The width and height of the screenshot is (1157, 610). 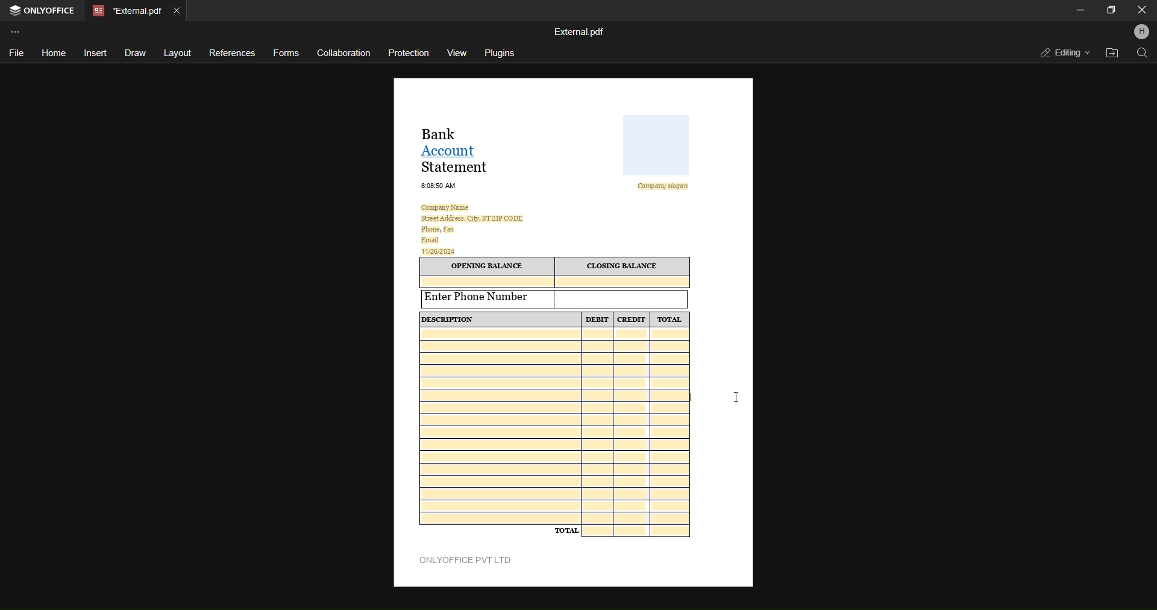 I want to click on ‘OPENING BALANCE, so click(x=487, y=266).